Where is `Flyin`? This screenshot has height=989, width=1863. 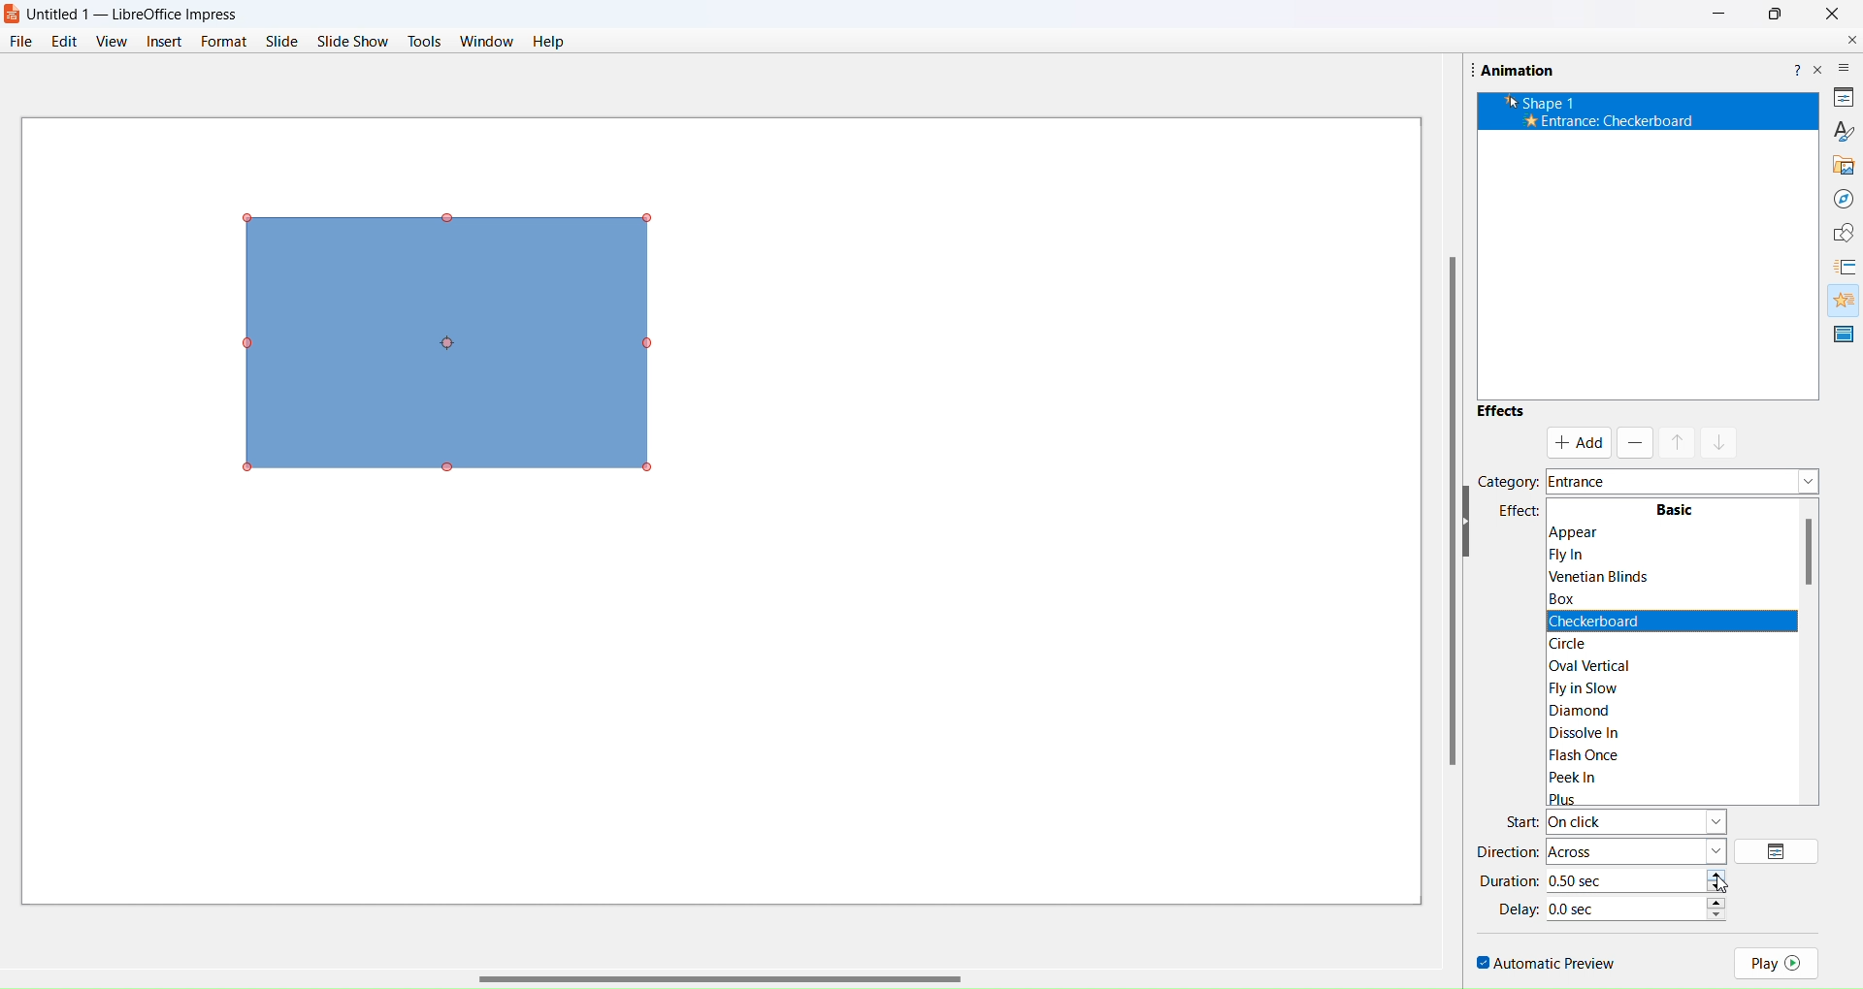
Flyin is located at coordinates (1586, 556).